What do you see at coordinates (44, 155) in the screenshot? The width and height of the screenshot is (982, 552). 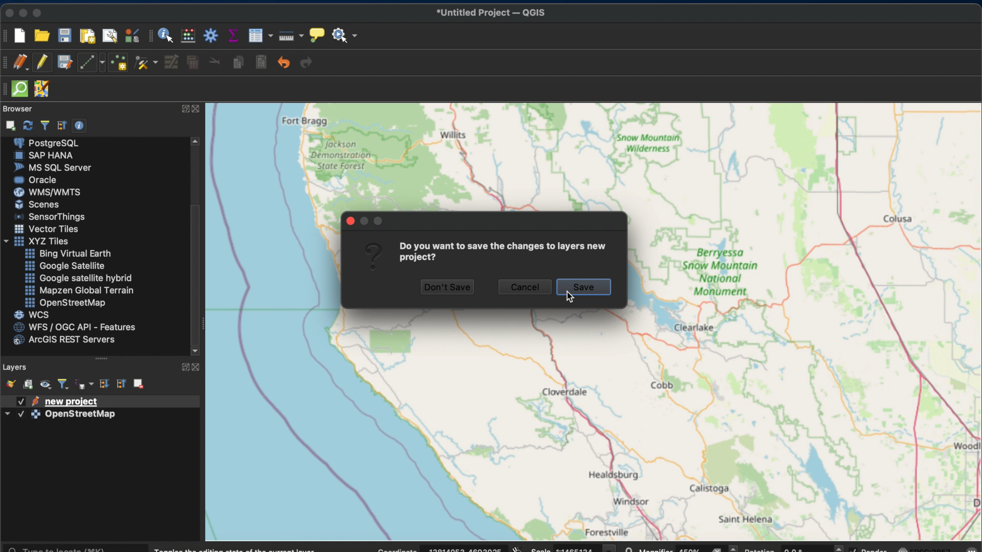 I see `sap hana` at bounding box center [44, 155].